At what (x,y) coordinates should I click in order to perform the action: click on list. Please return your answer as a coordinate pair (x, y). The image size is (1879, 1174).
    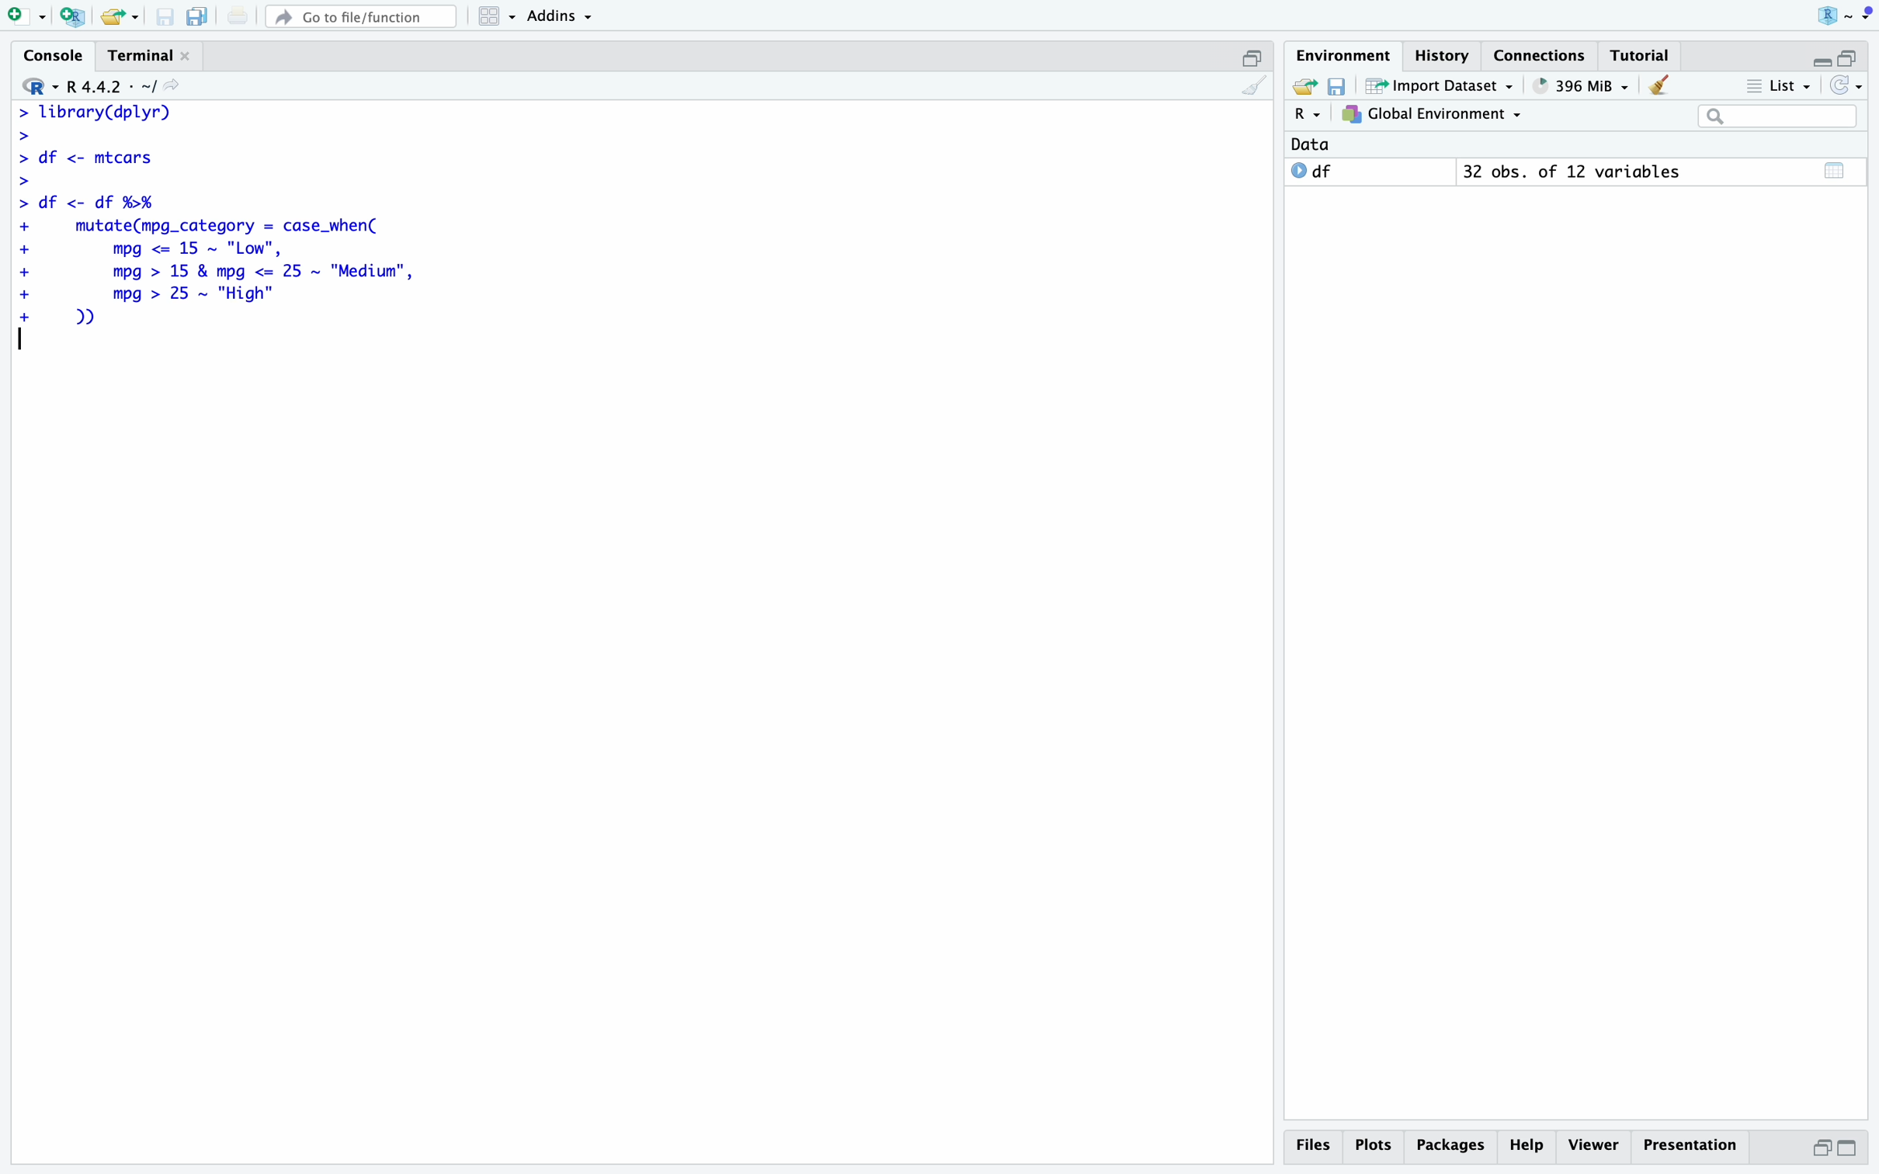
    Looking at the image, I should click on (1780, 85).